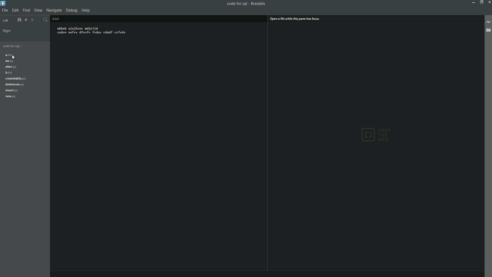 This screenshot has width=492, height=277. I want to click on navigate backward, so click(34, 19).